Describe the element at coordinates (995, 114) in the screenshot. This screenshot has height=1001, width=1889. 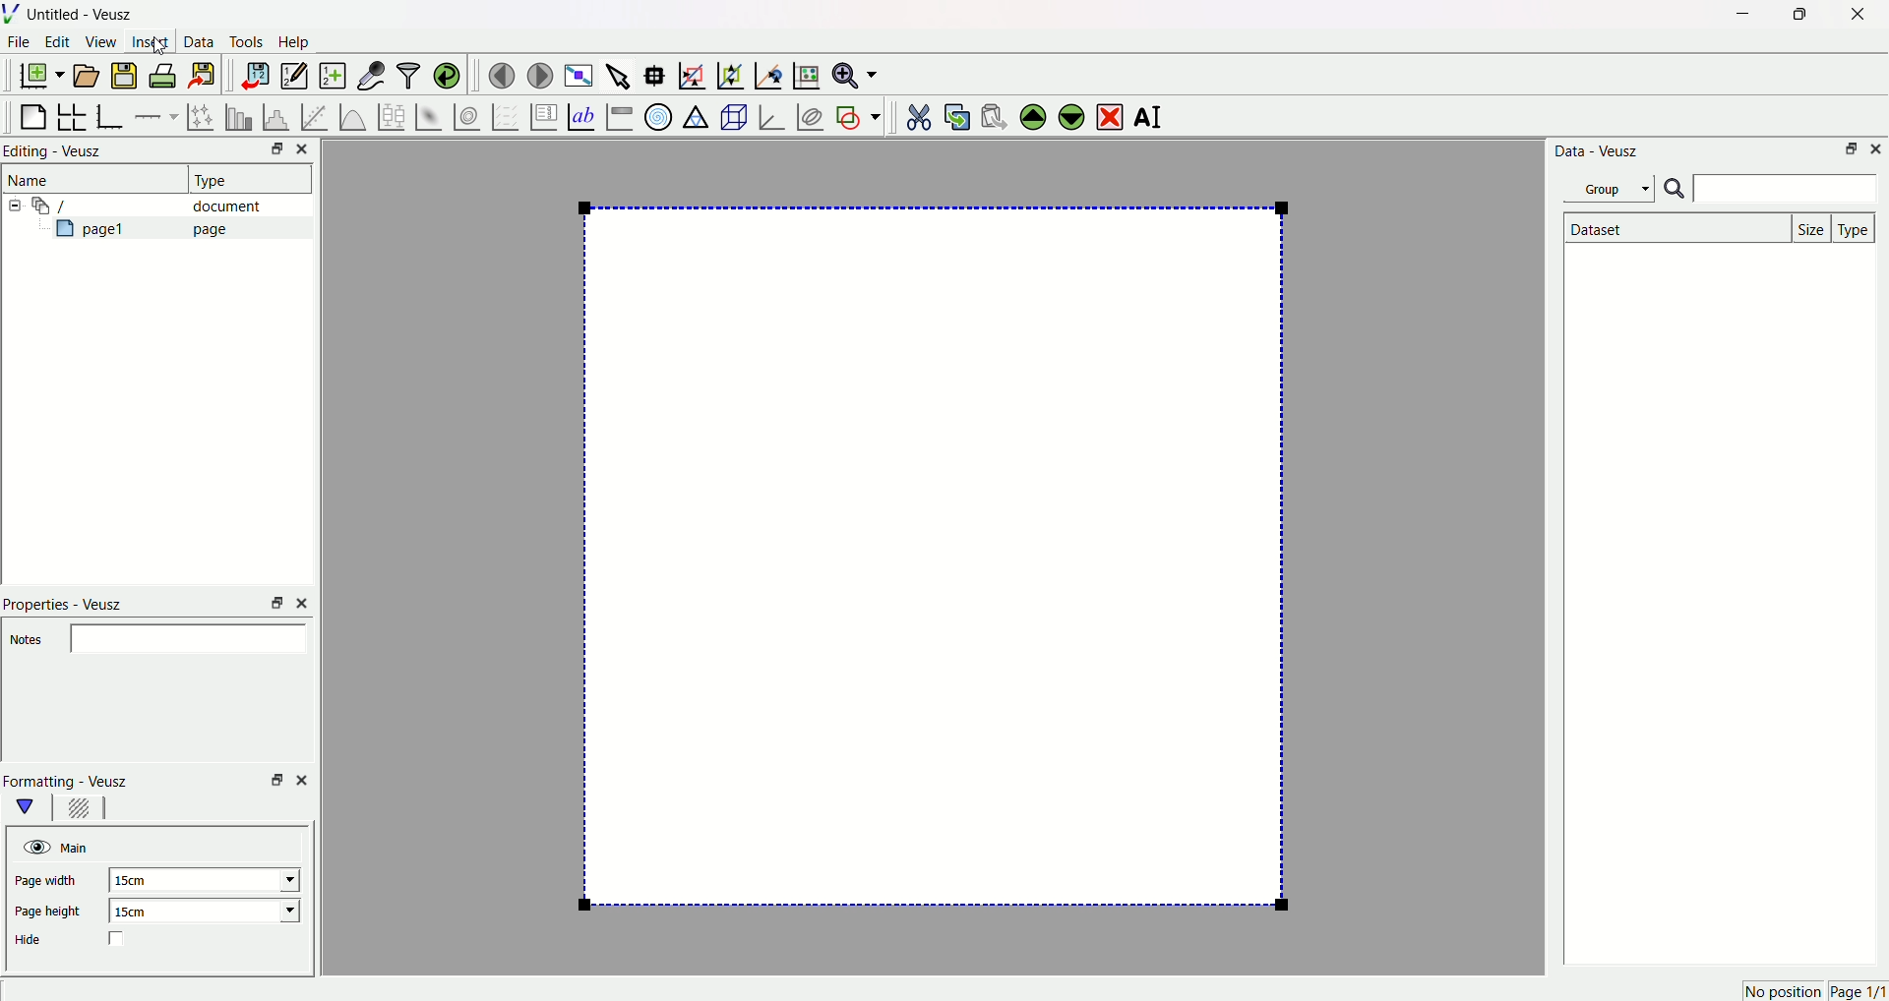
I see `paste the widgets` at that location.